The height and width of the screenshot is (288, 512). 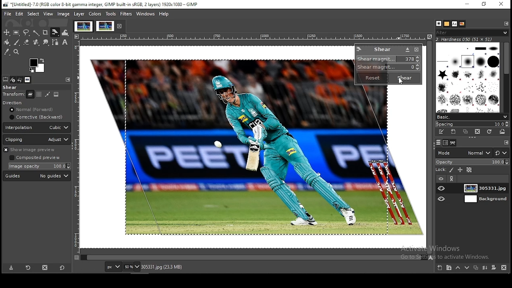 What do you see at coordinates (5, 80) in the screenshot?
I see `tool options` at bounding box center [5, 80].